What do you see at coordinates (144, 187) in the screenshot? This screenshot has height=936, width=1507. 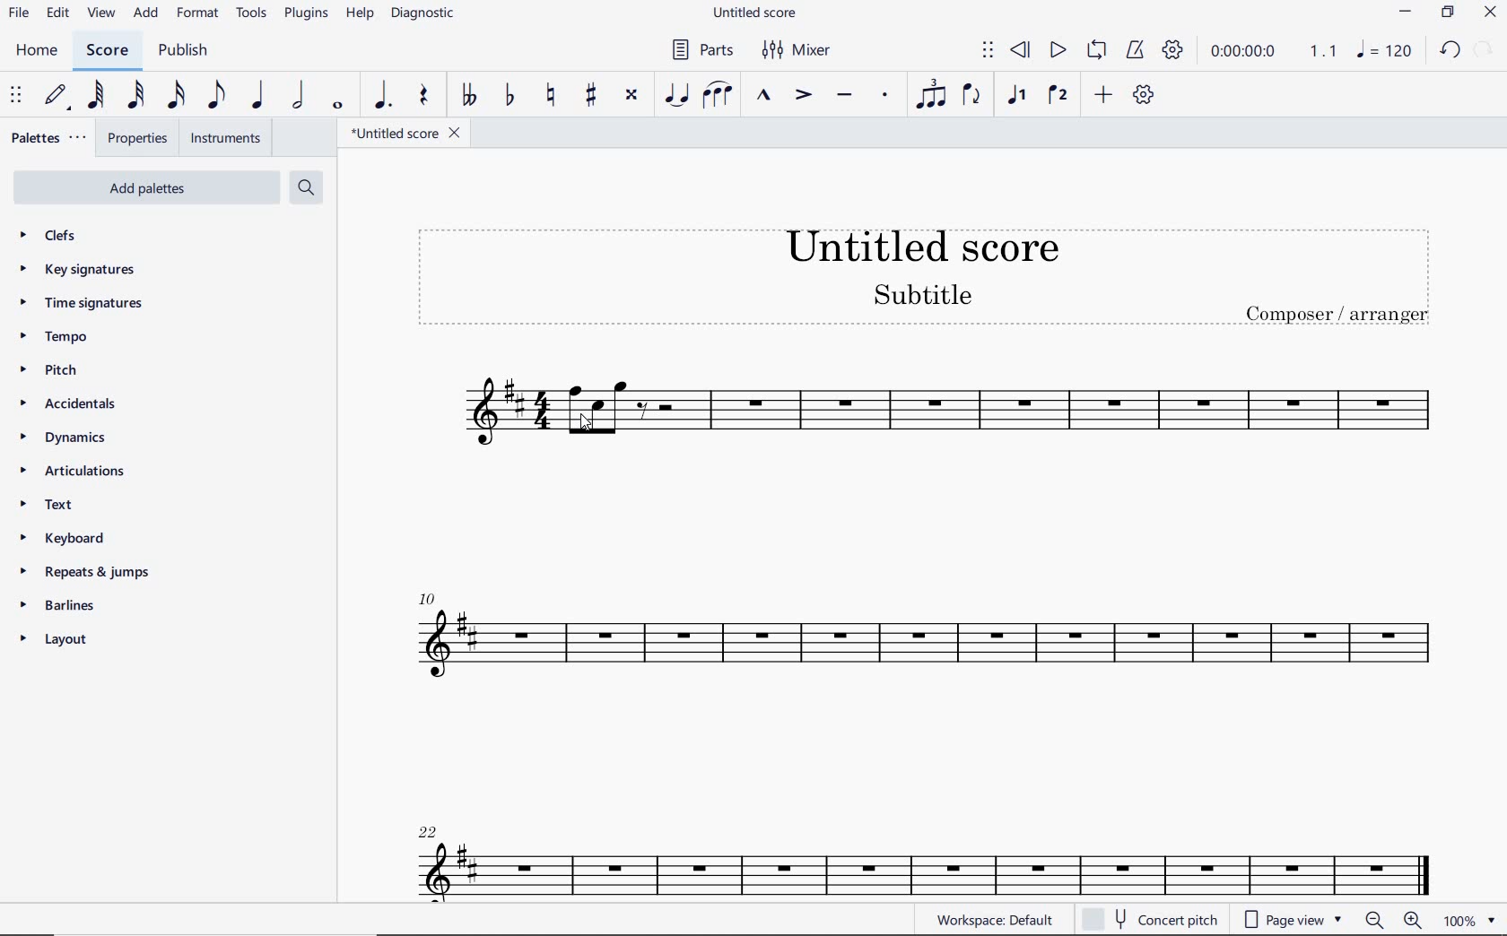 I see `ADD PALETTES` at bounding box center [144, 187].